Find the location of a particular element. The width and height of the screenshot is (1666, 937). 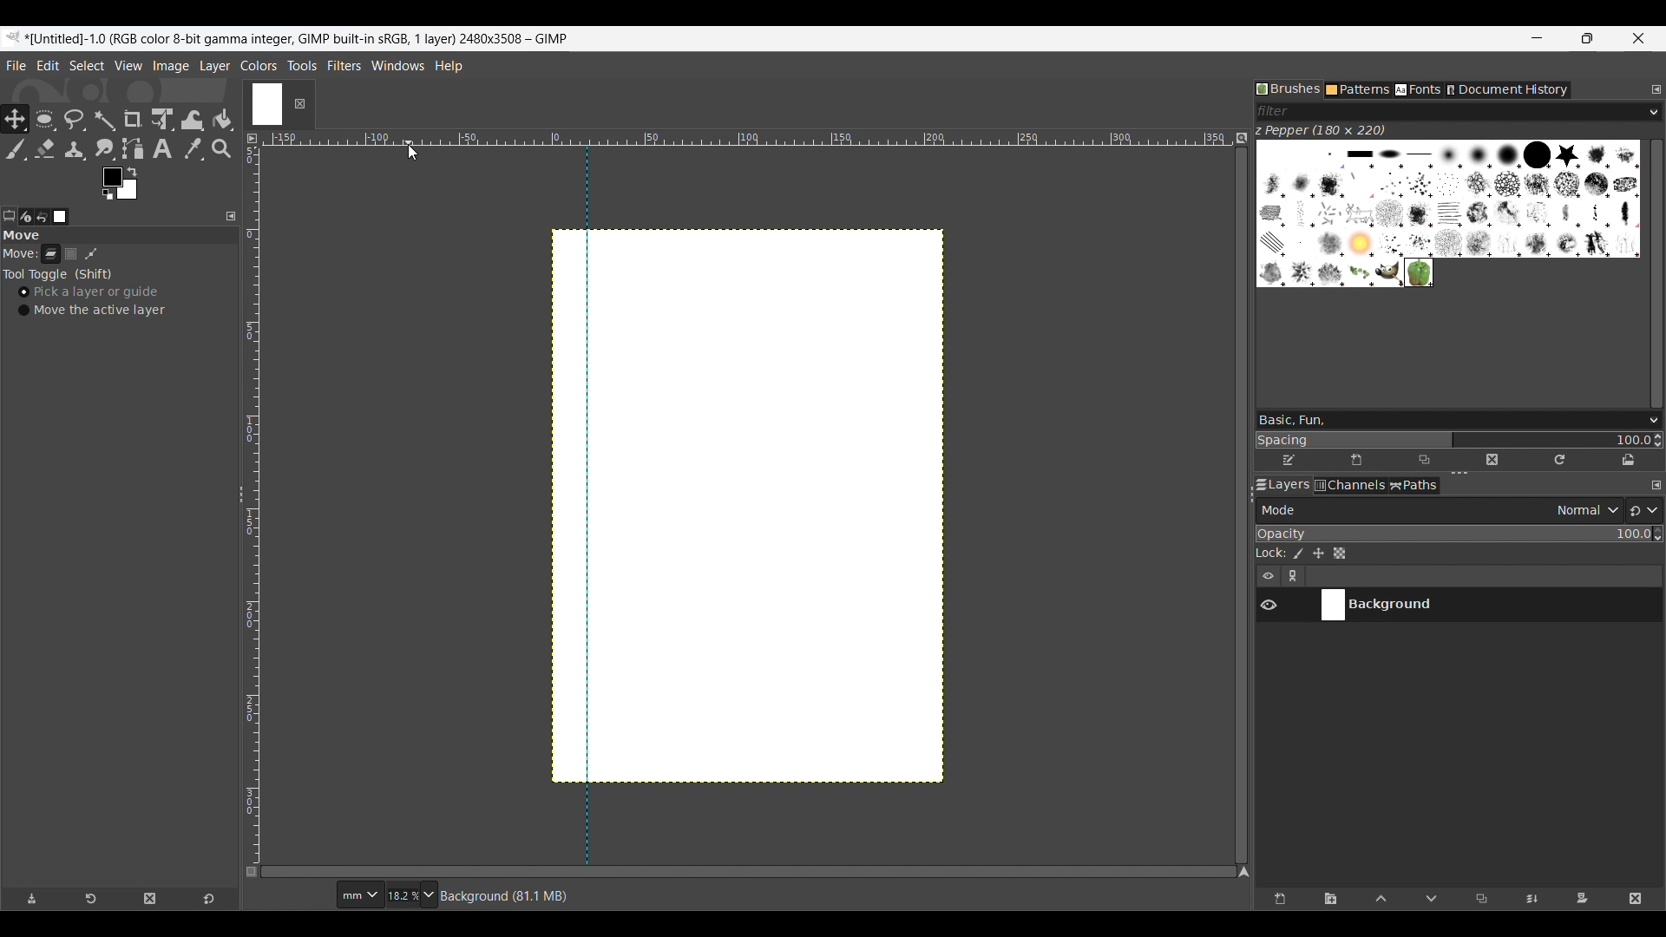

Color picker tool is located at coordinates (193, 149).